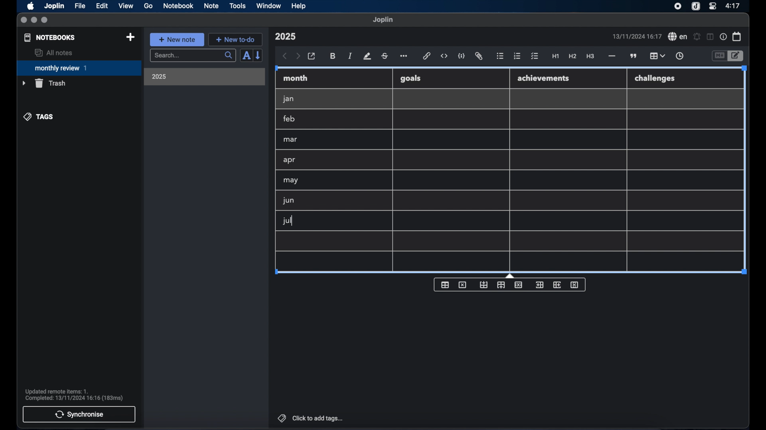  What do you see at coordinates (479, 56) in the screenshot?
I see `attach file` at bounding box center [479, 56].